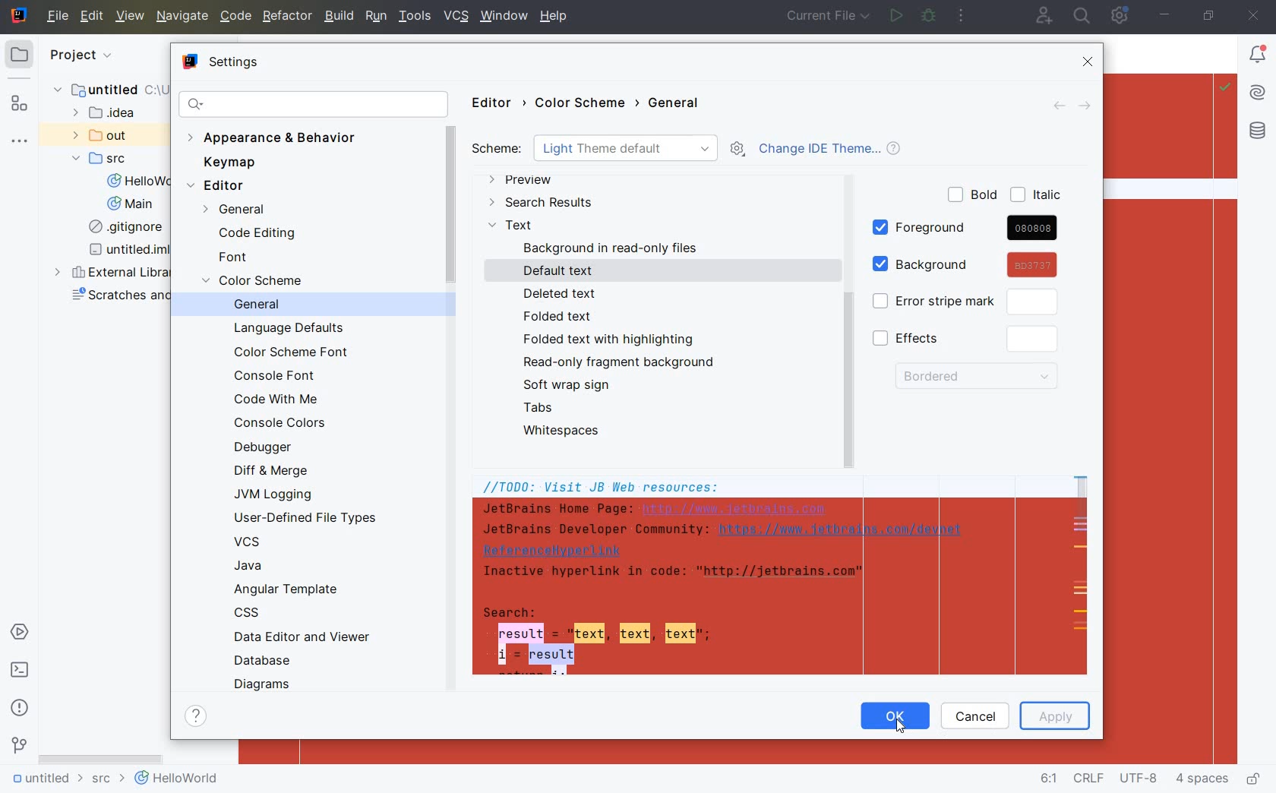  I want to click on SEARCH RESULTS, so click(541, 204).